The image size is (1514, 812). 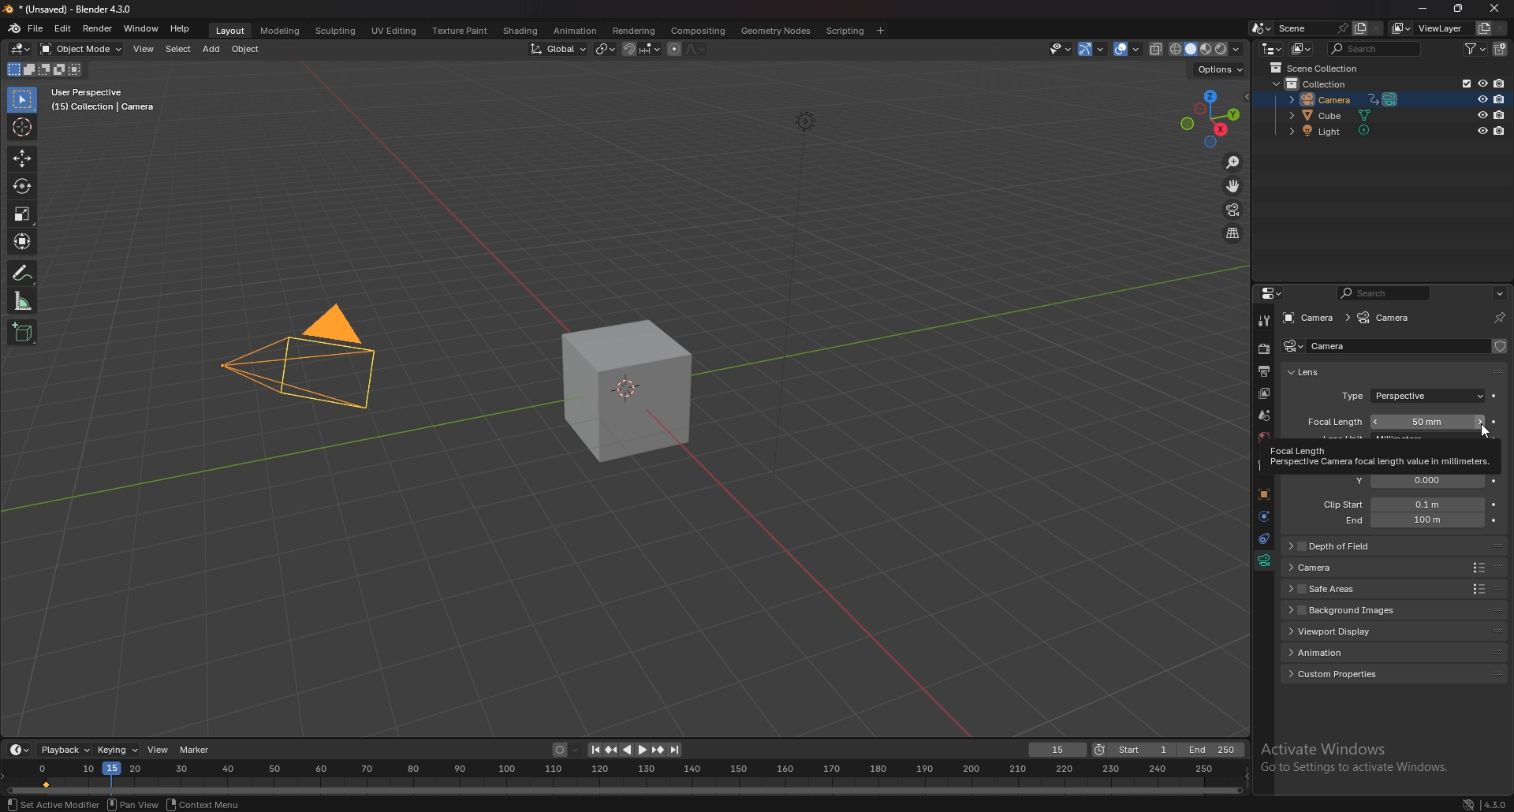 I want to click on , so click(x=1479, y=589).